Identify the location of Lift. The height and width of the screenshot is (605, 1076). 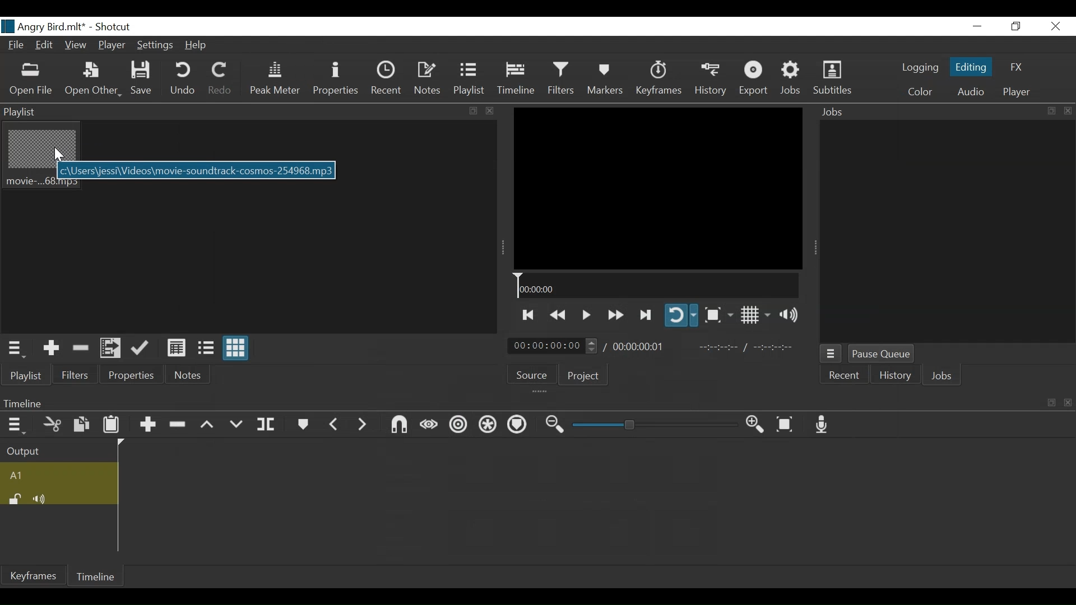
(207, 425).